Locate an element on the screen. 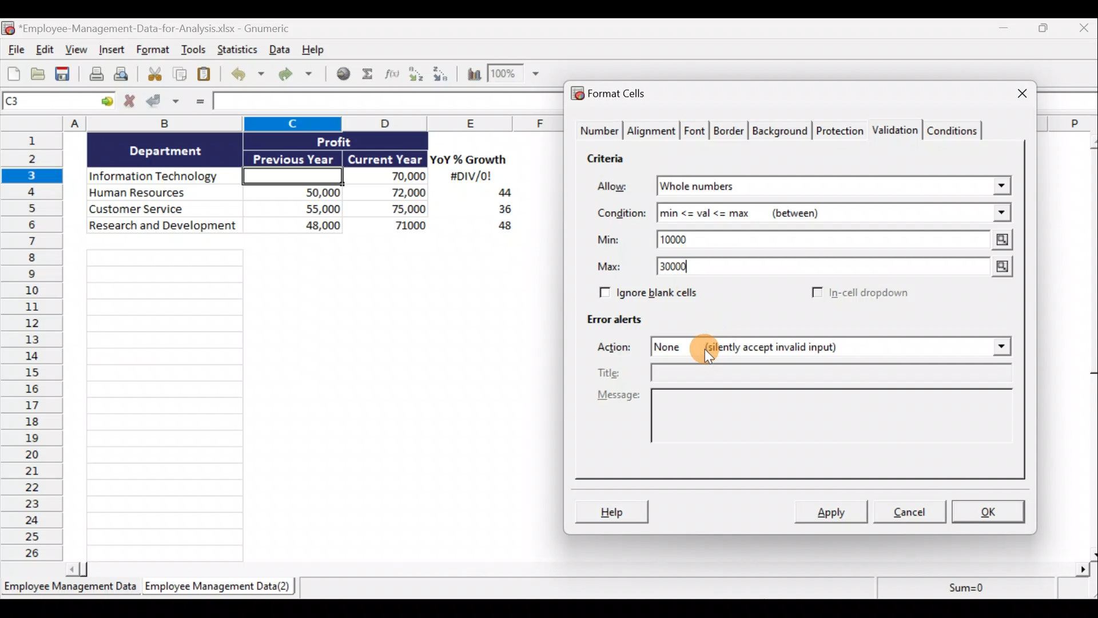 The image size is (1098, 618). In-cell dropdown is located at coordinates (859, 294).